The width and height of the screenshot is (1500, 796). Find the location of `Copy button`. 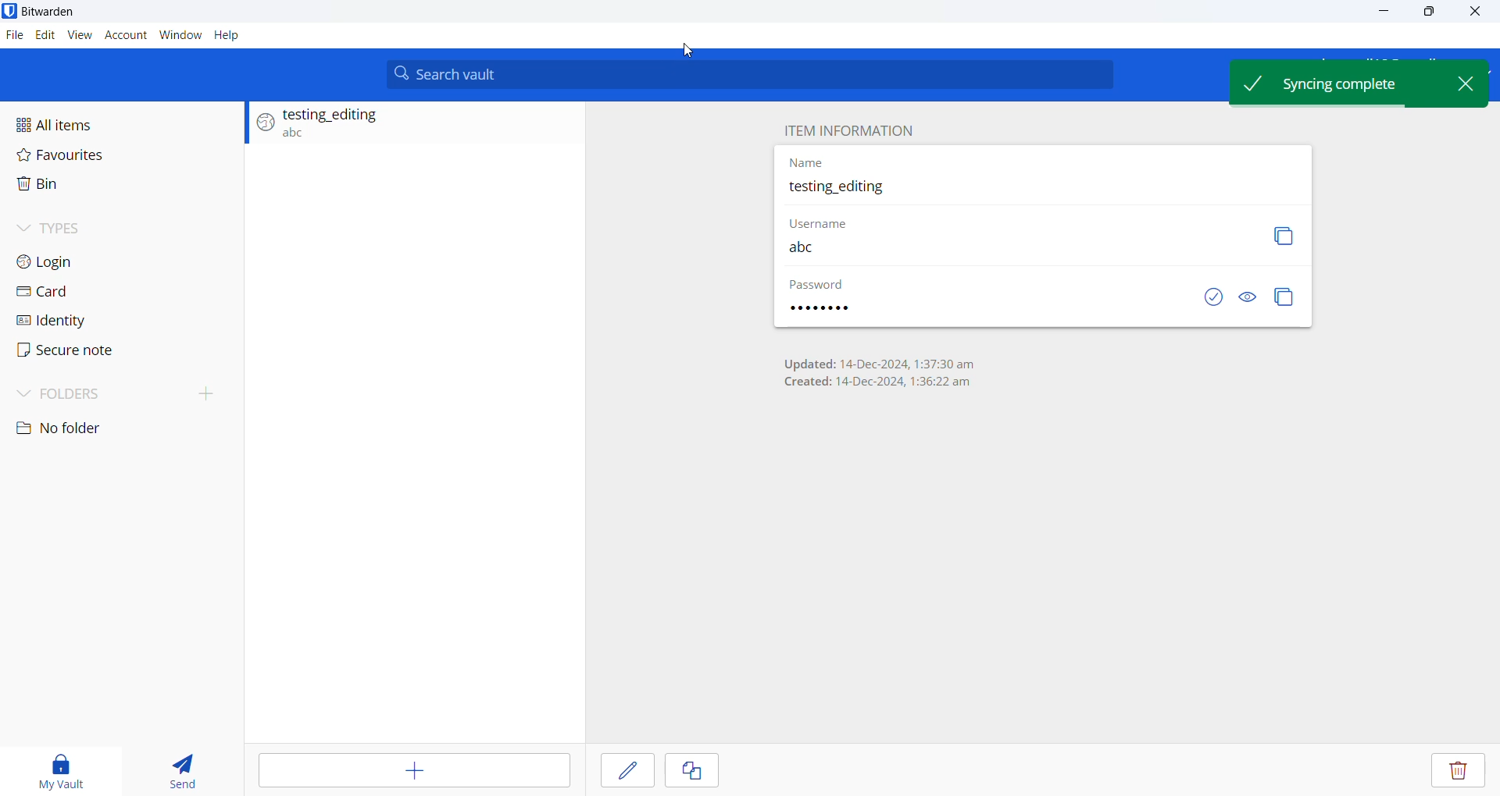

Copy button is located at coordinates (1285, 236).